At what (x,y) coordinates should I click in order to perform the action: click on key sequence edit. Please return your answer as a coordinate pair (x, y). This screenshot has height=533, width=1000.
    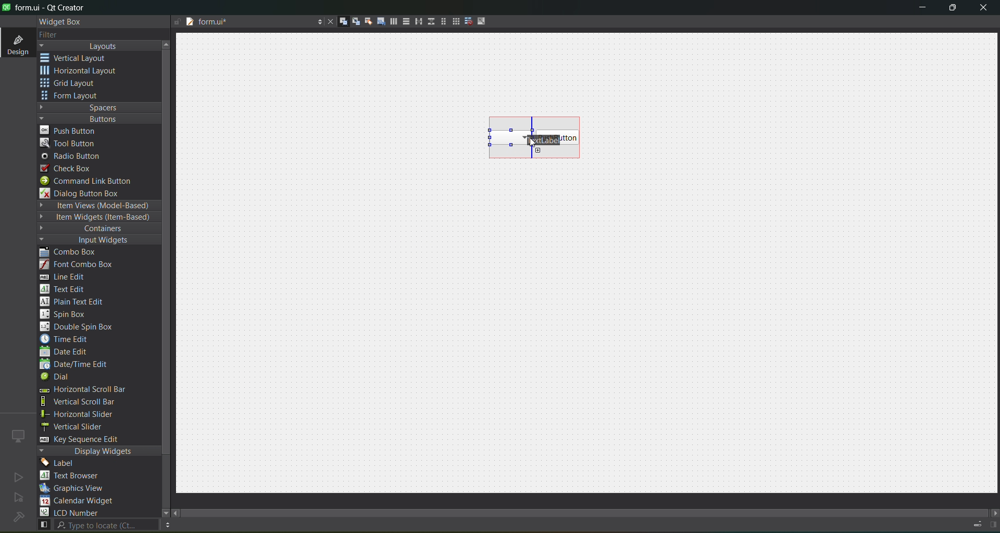
    Looking at the image, I should click on (86, 440).